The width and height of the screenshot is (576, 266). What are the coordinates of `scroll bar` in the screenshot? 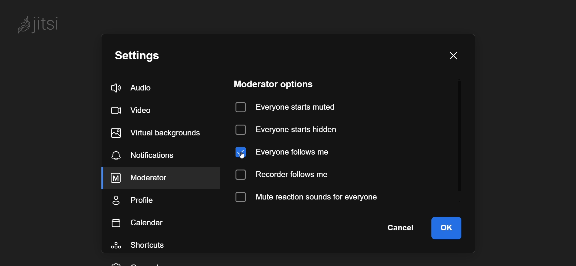 It's located at (460, 143).